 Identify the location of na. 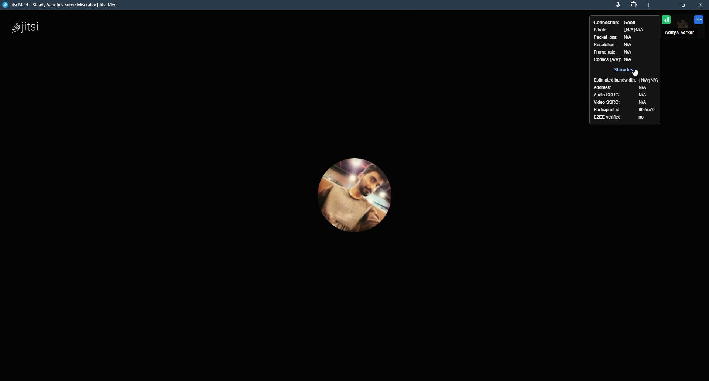
(644, 88).